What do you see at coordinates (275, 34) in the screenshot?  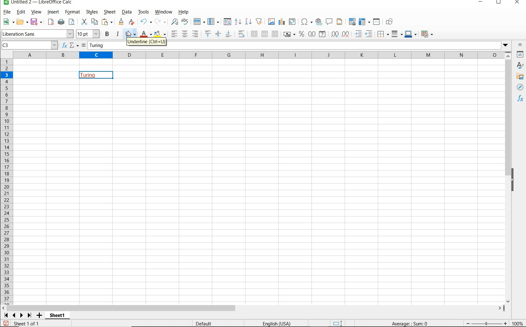 I see `UNMERGE CELLS` at bounding box center [275, 34].